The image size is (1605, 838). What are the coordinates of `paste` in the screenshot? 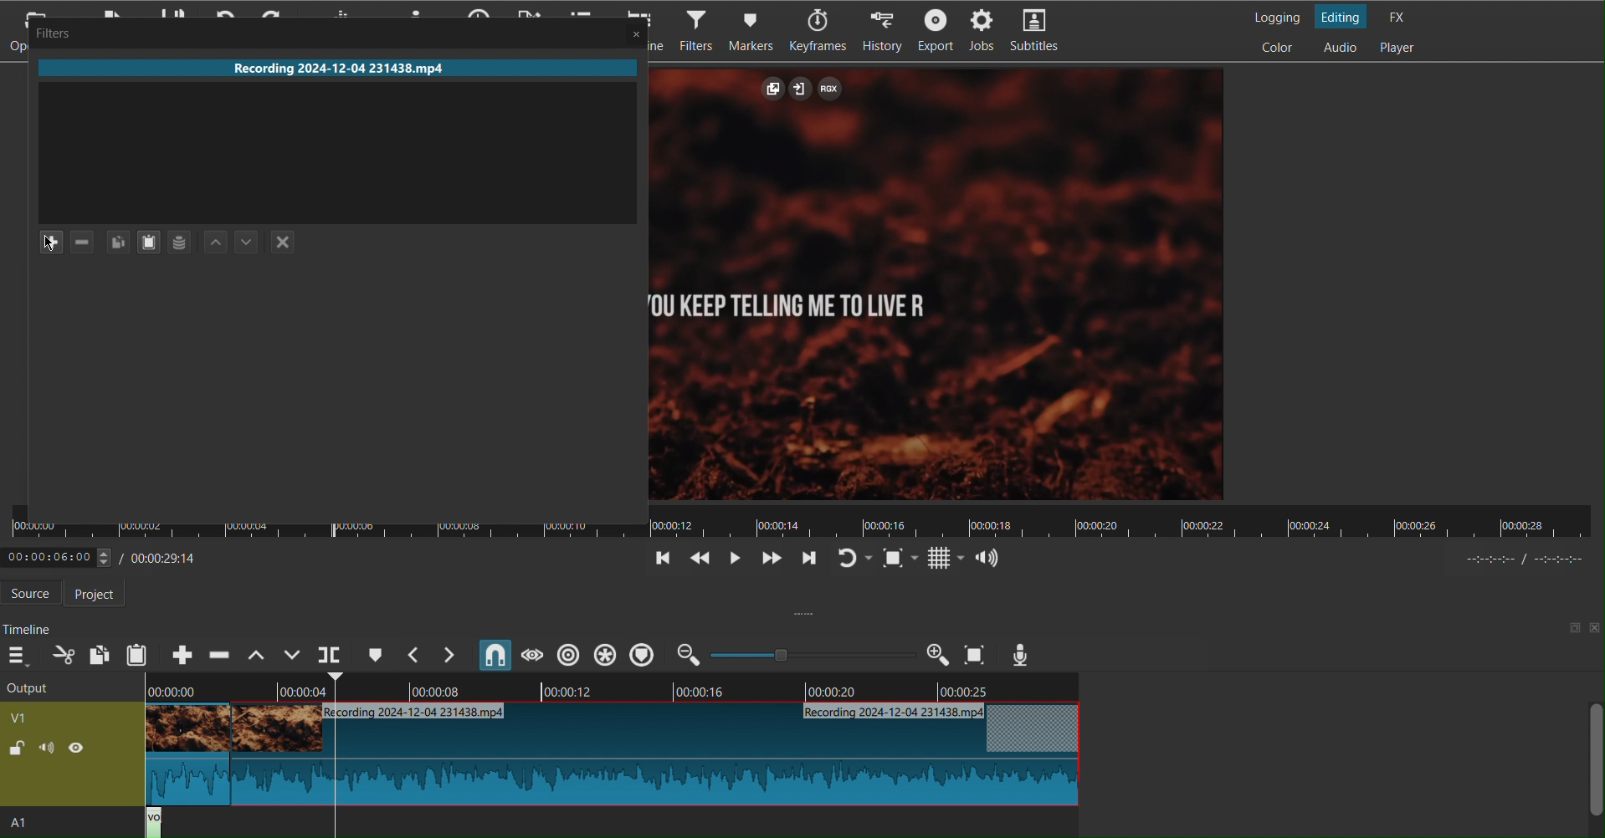 It's located at (150, 243).